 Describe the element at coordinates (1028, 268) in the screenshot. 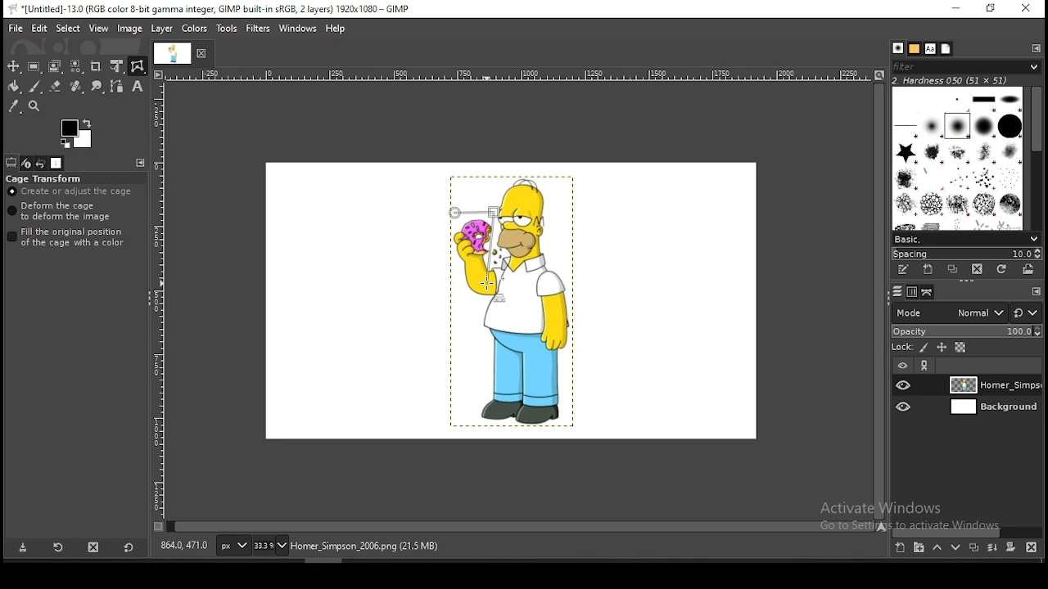

I see `open brush as image` at that location.